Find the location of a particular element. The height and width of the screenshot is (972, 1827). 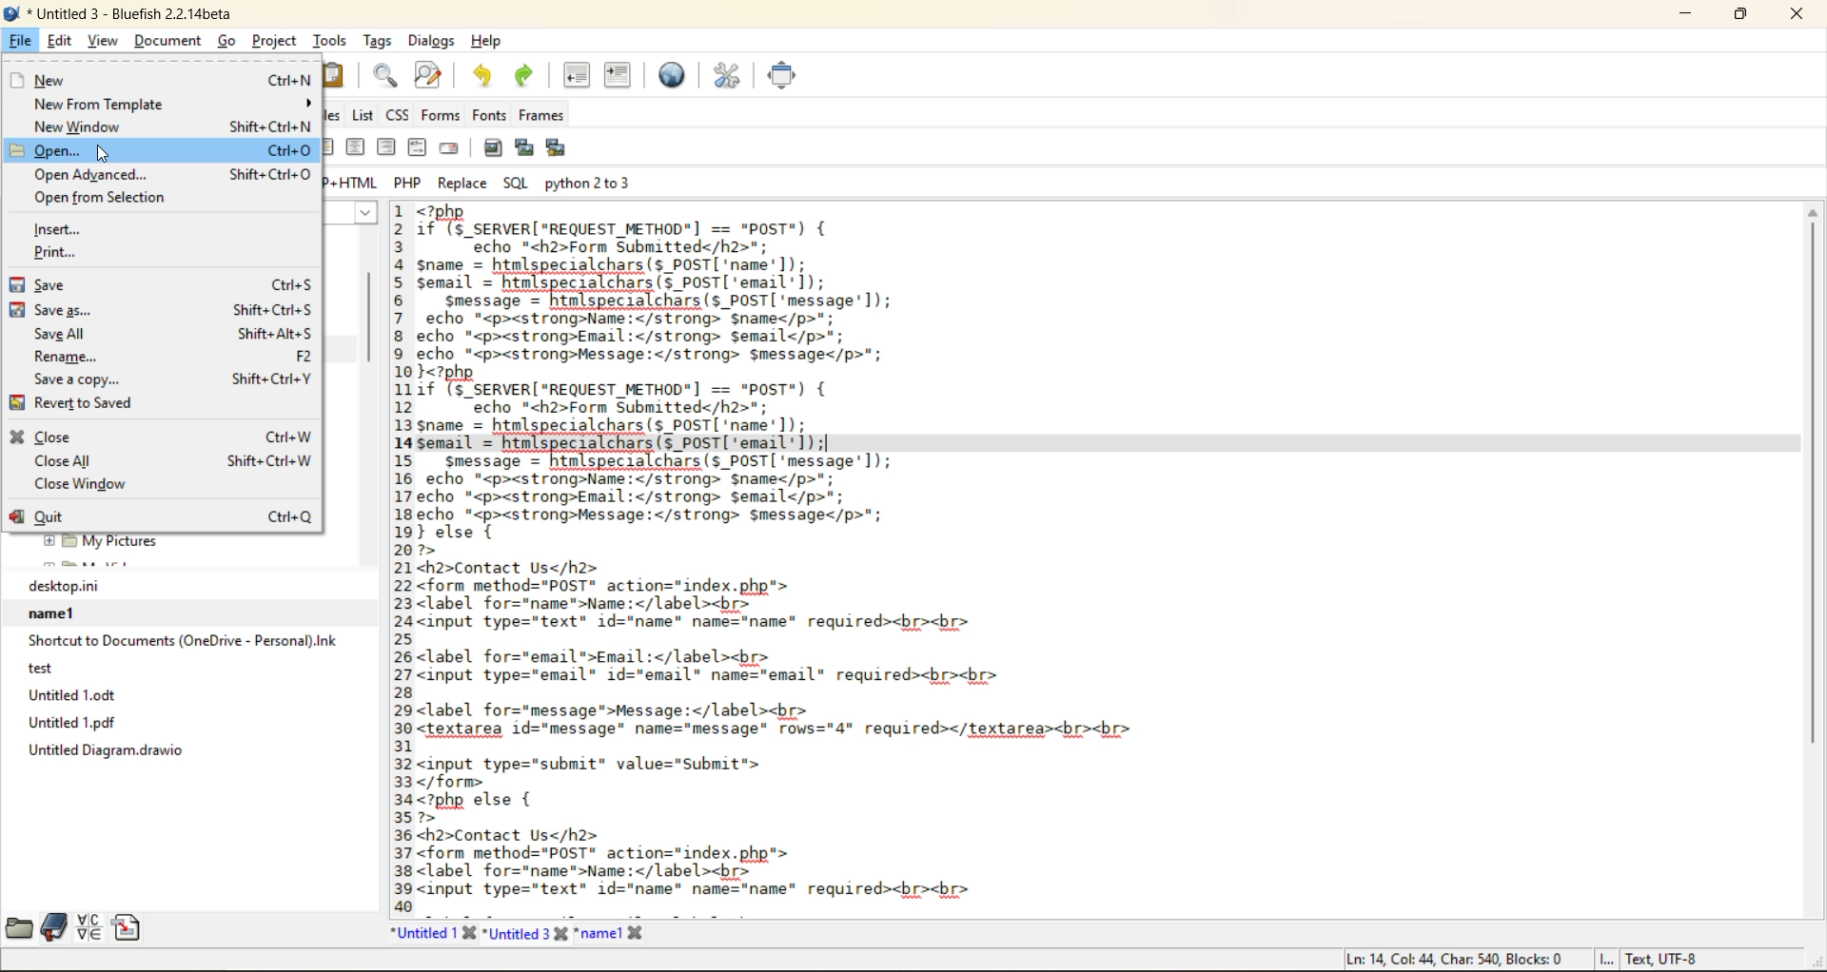

open is located at coordinates (162, 151).